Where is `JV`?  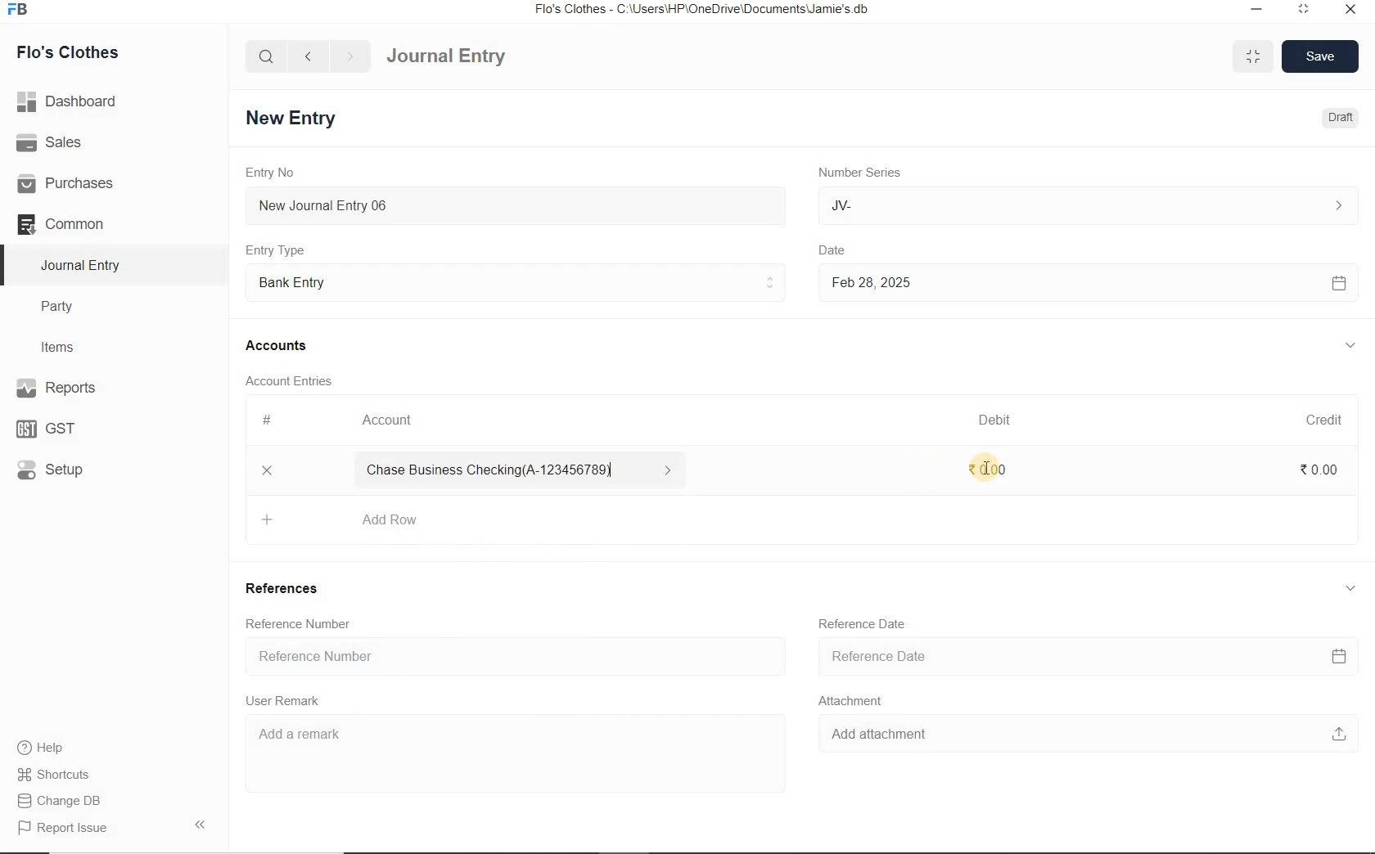
JV is located at coordinates (1084, 205).